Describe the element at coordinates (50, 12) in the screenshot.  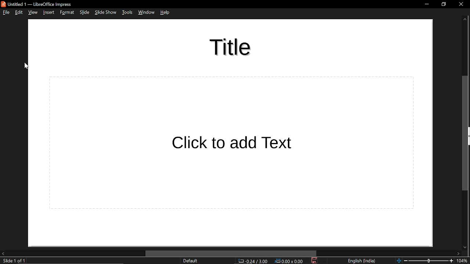
I see `insert` at that location.